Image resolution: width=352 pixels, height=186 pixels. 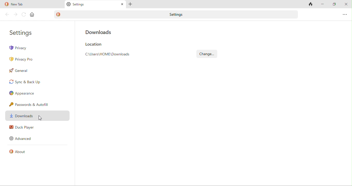 I want to click on advanced, so click(x=21, y=139).